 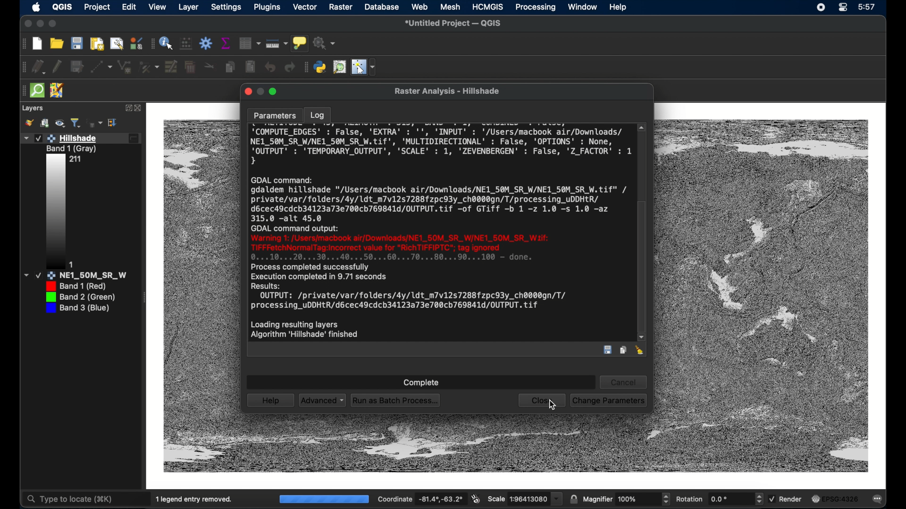 I want to click on cut, so click(x=210, y=66).